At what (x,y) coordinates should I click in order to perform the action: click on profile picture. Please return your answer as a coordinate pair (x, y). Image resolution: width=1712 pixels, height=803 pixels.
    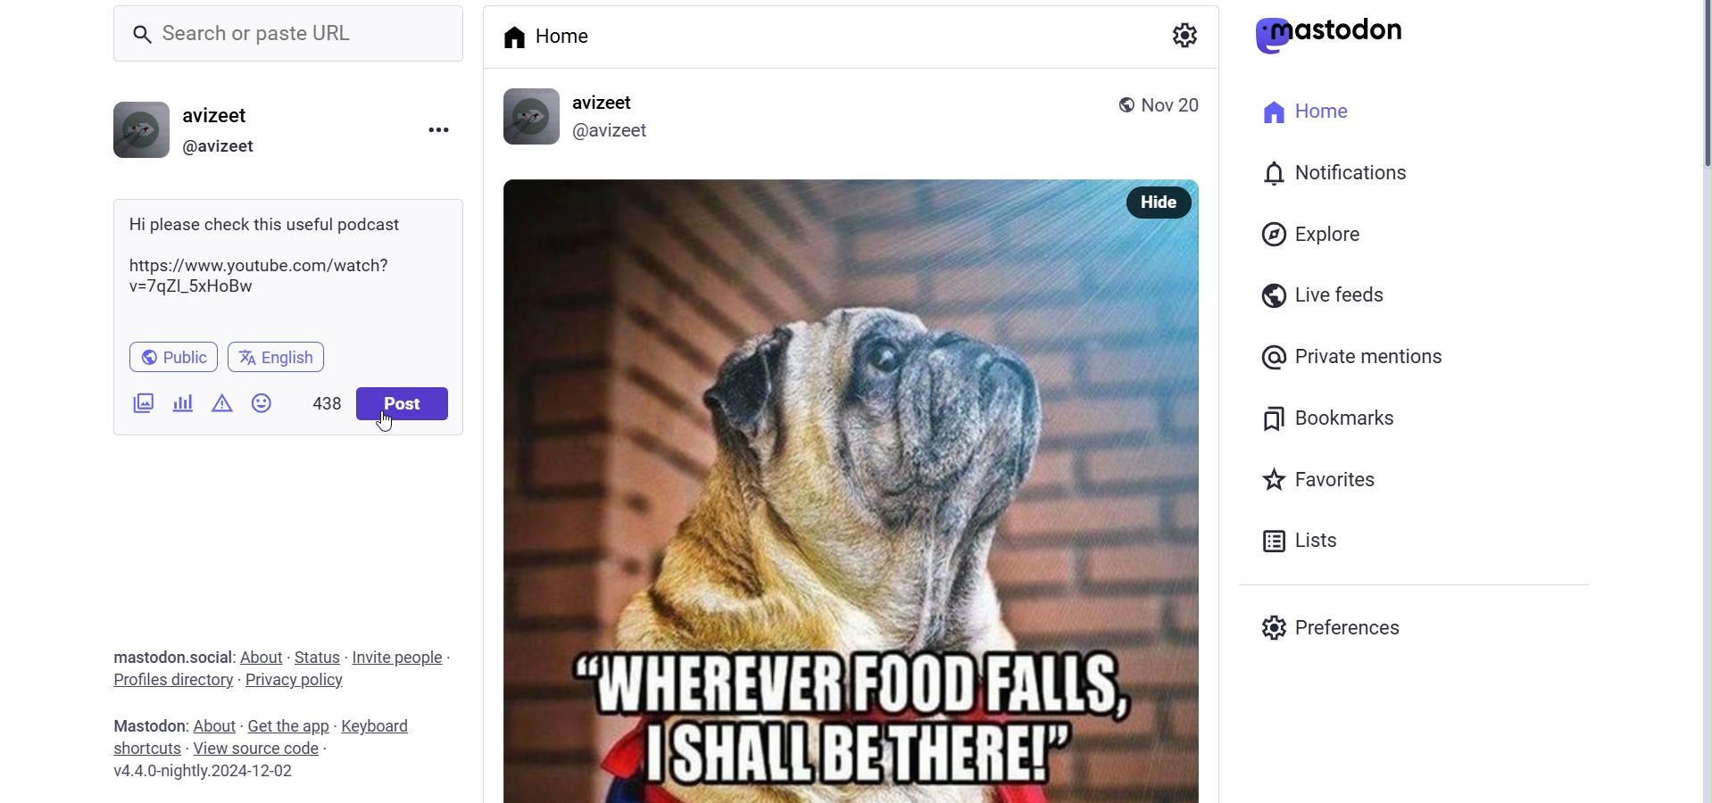
    Looking at the image, I should click on (530, 117).